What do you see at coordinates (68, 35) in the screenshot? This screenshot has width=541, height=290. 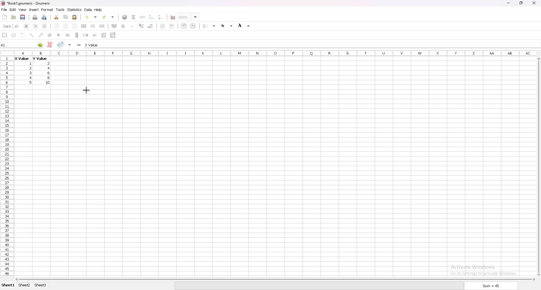 I see `button` at bounding box center [68, 35].